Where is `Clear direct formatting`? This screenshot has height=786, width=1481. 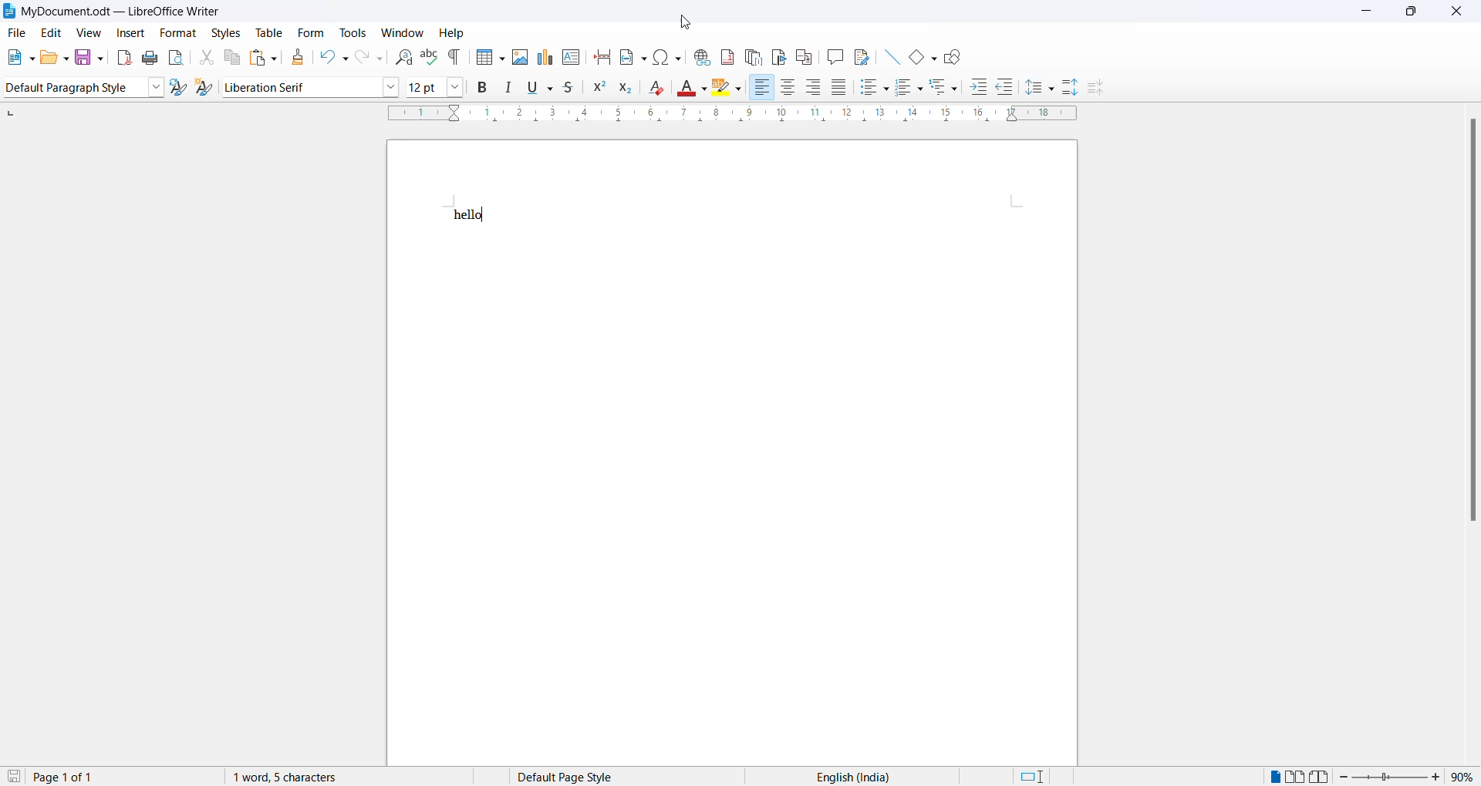 Clear direct formatting is located at coordinates (659, 89).